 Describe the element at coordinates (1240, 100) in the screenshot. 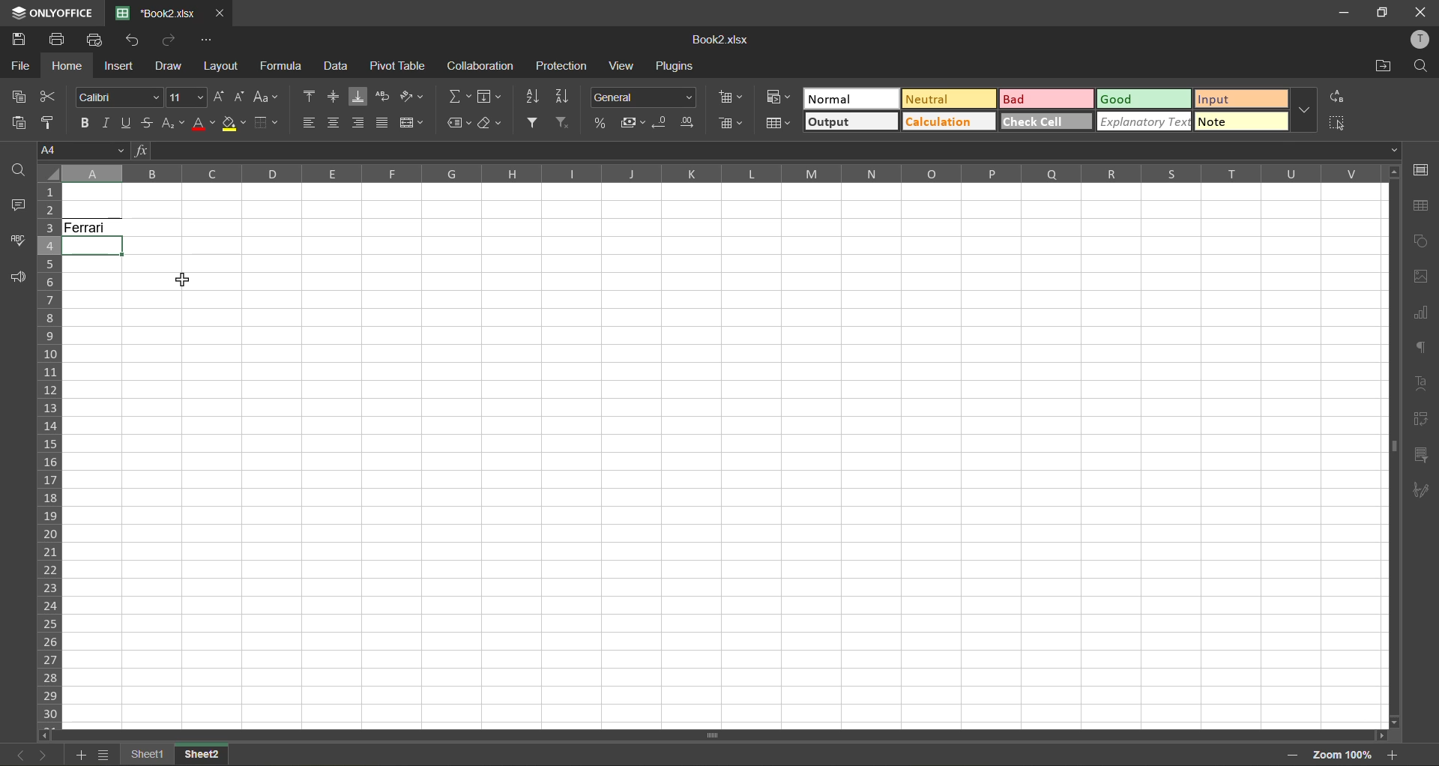

I see `input` at that location.